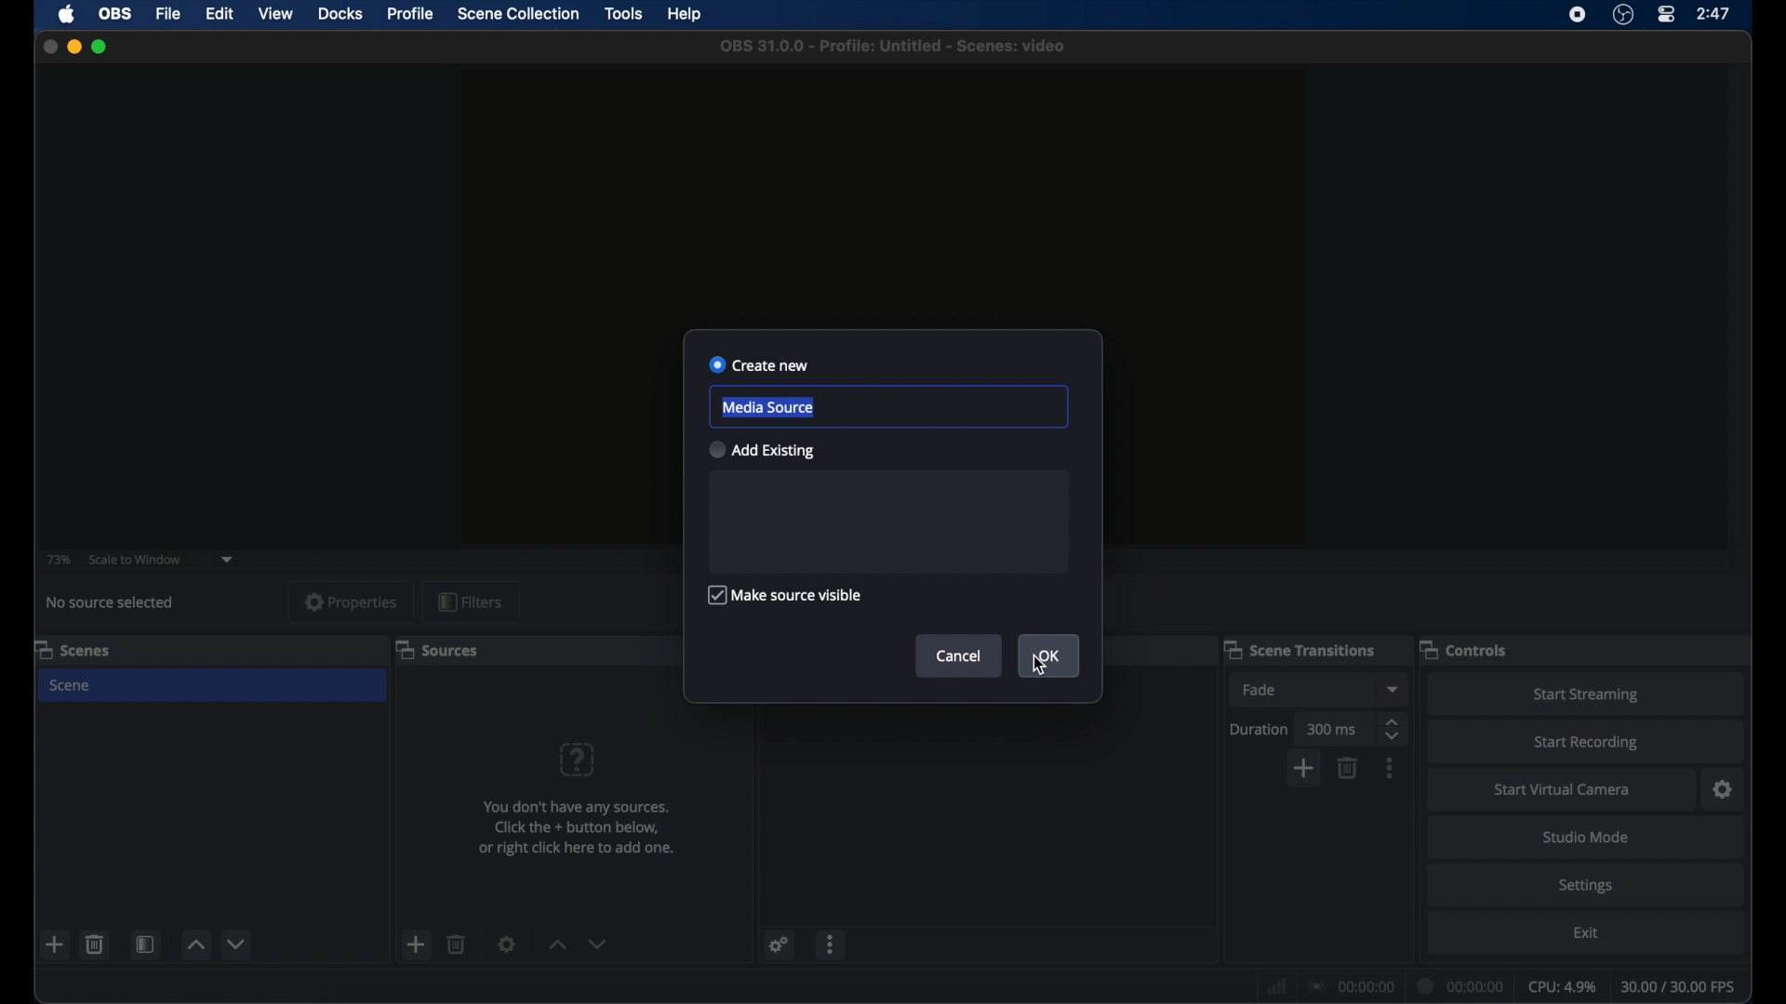 The image size is (1786, 1004). What do you see at coordinates (49, 46) in the screenshot?
I see `close` at bounding box center [49, 46].